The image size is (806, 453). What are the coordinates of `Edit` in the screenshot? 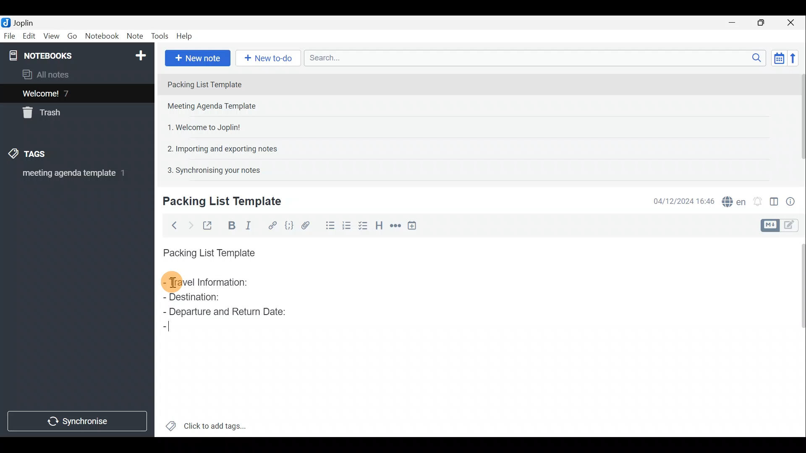 It's located at (27, 36).